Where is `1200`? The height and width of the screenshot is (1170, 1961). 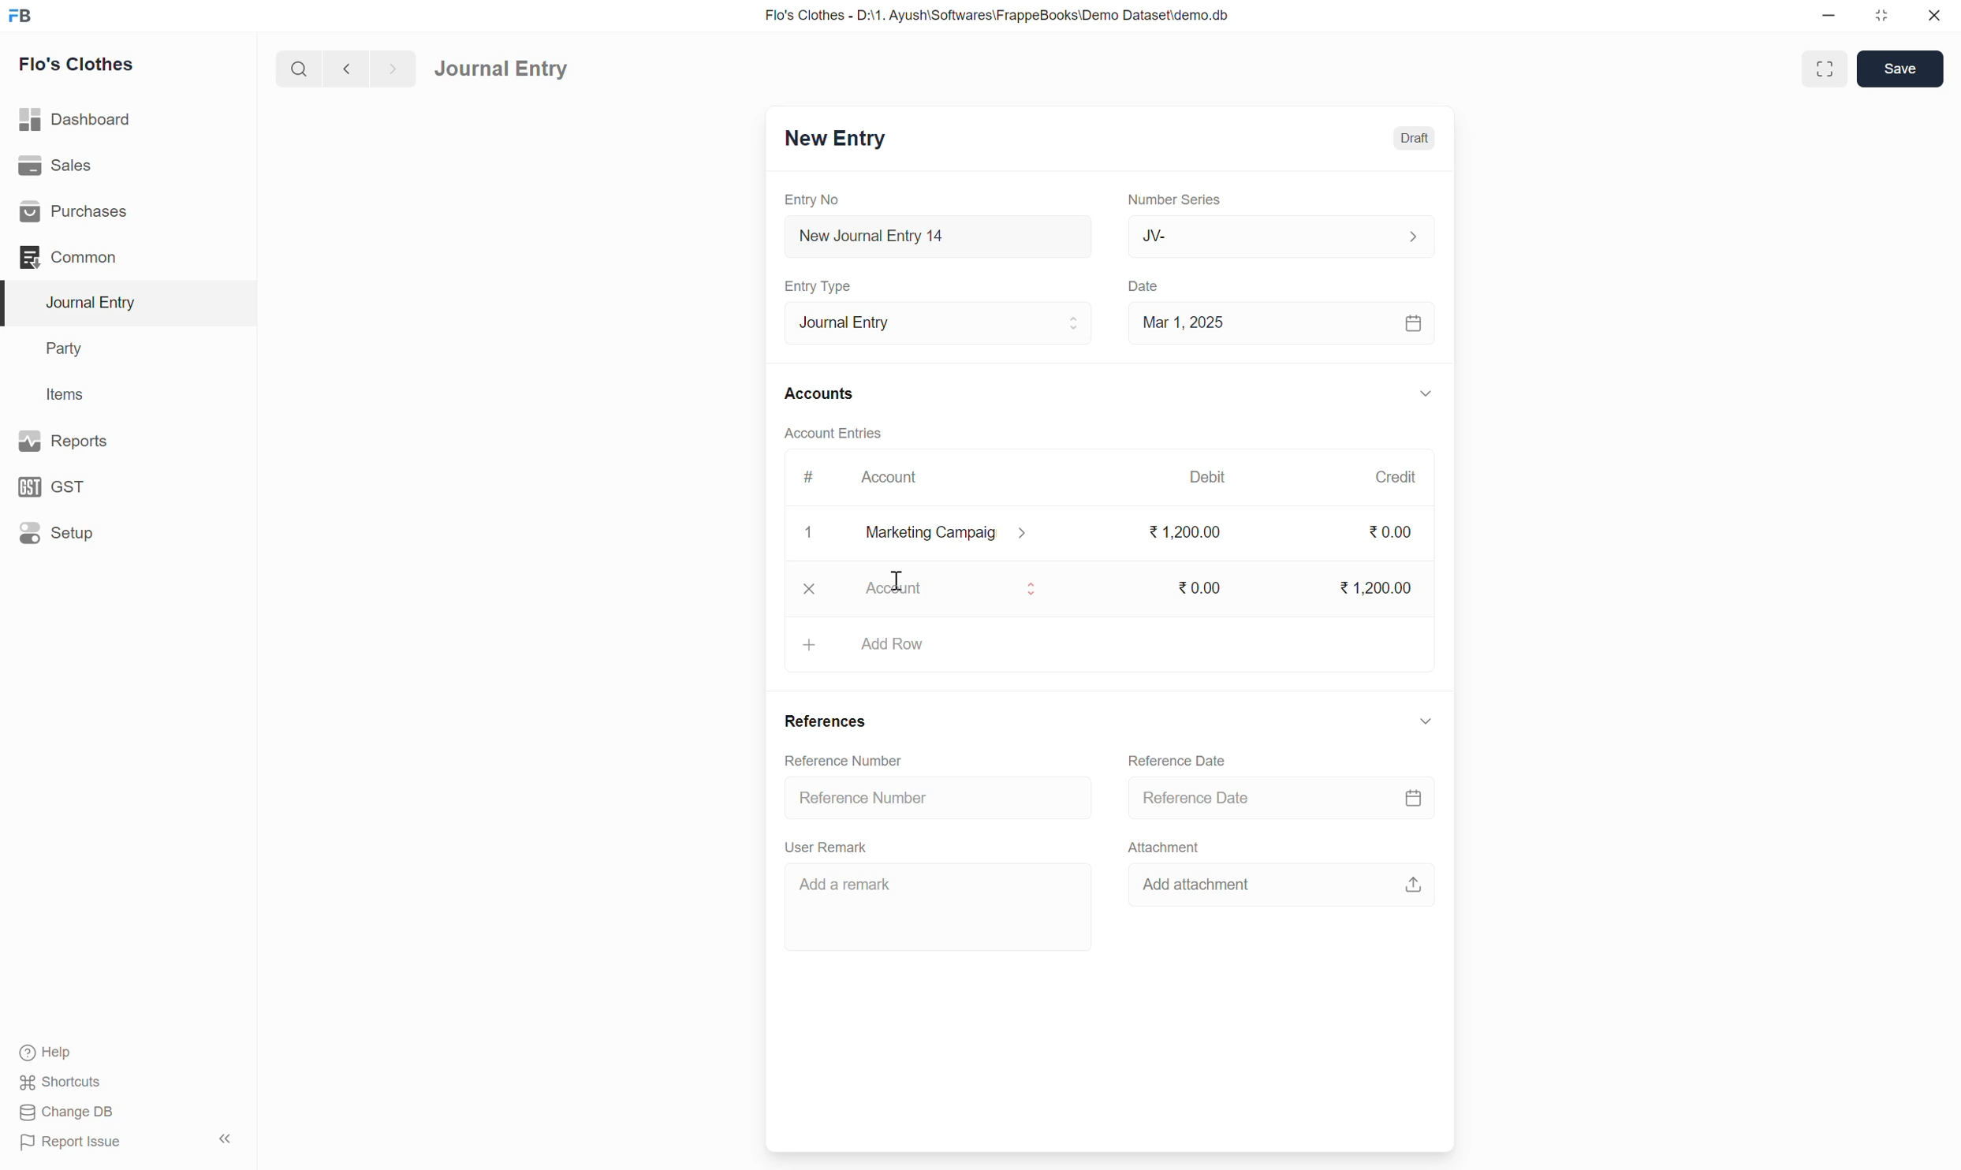
1200 is located at coordinates (1176, 531).